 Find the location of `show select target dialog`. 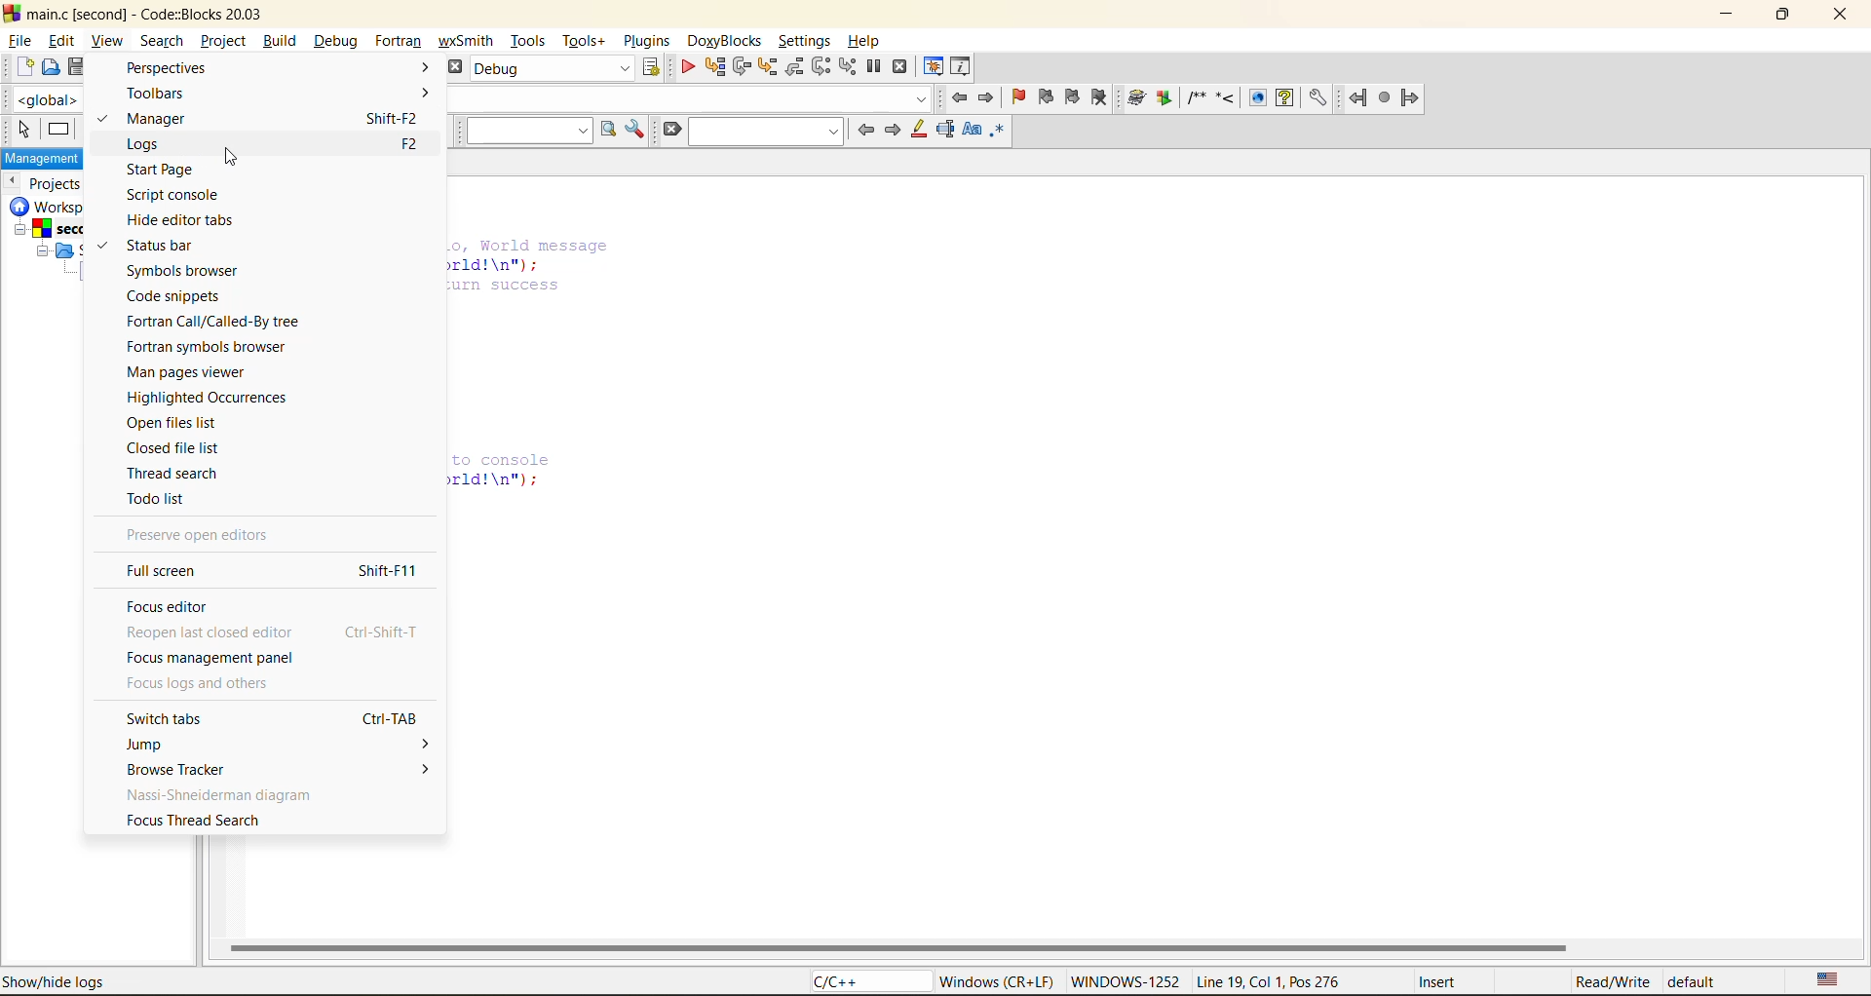

show select target dialog is located at coordinates (648, 67).